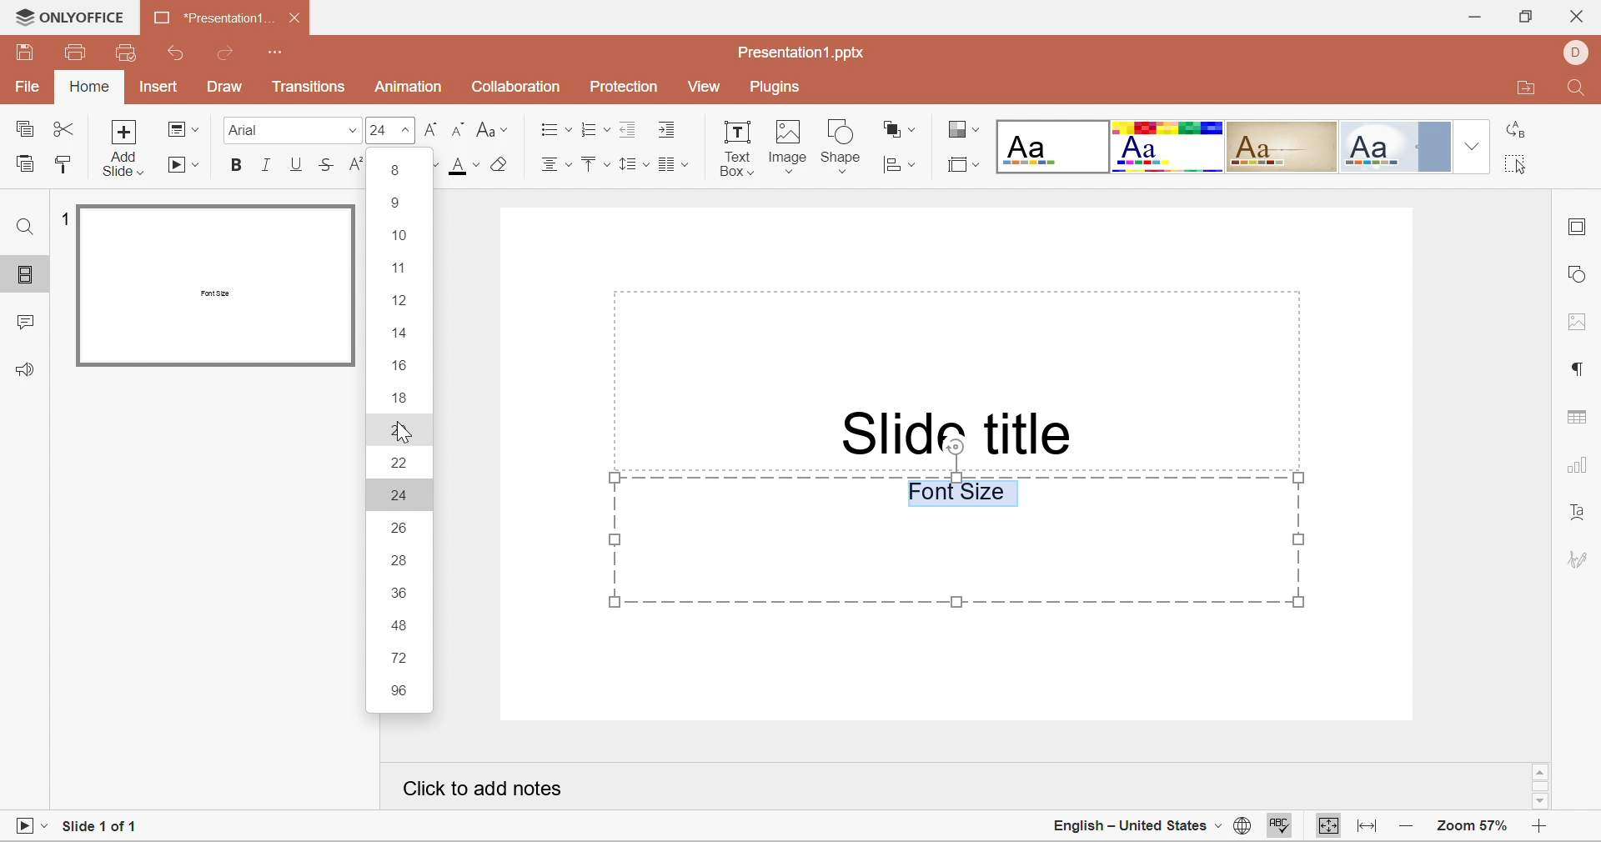 Image resolution: width=1601 pixels, height=842 pixels. I want to click on File, so click(24, 89).